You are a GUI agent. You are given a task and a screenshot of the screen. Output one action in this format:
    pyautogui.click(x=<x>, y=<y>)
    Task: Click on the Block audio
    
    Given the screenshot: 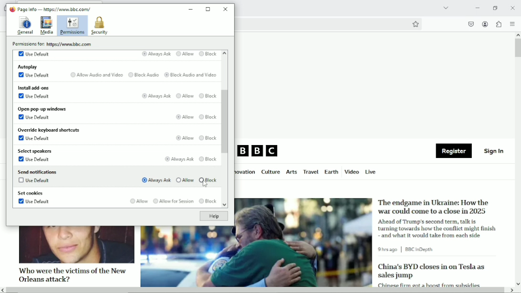 What is the action you would take?
    pyautogui.click(x=143, y=75)
    